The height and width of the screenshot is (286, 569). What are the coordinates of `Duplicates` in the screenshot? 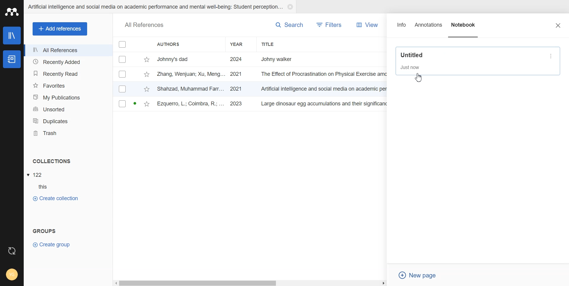 It's located at (68, 121).